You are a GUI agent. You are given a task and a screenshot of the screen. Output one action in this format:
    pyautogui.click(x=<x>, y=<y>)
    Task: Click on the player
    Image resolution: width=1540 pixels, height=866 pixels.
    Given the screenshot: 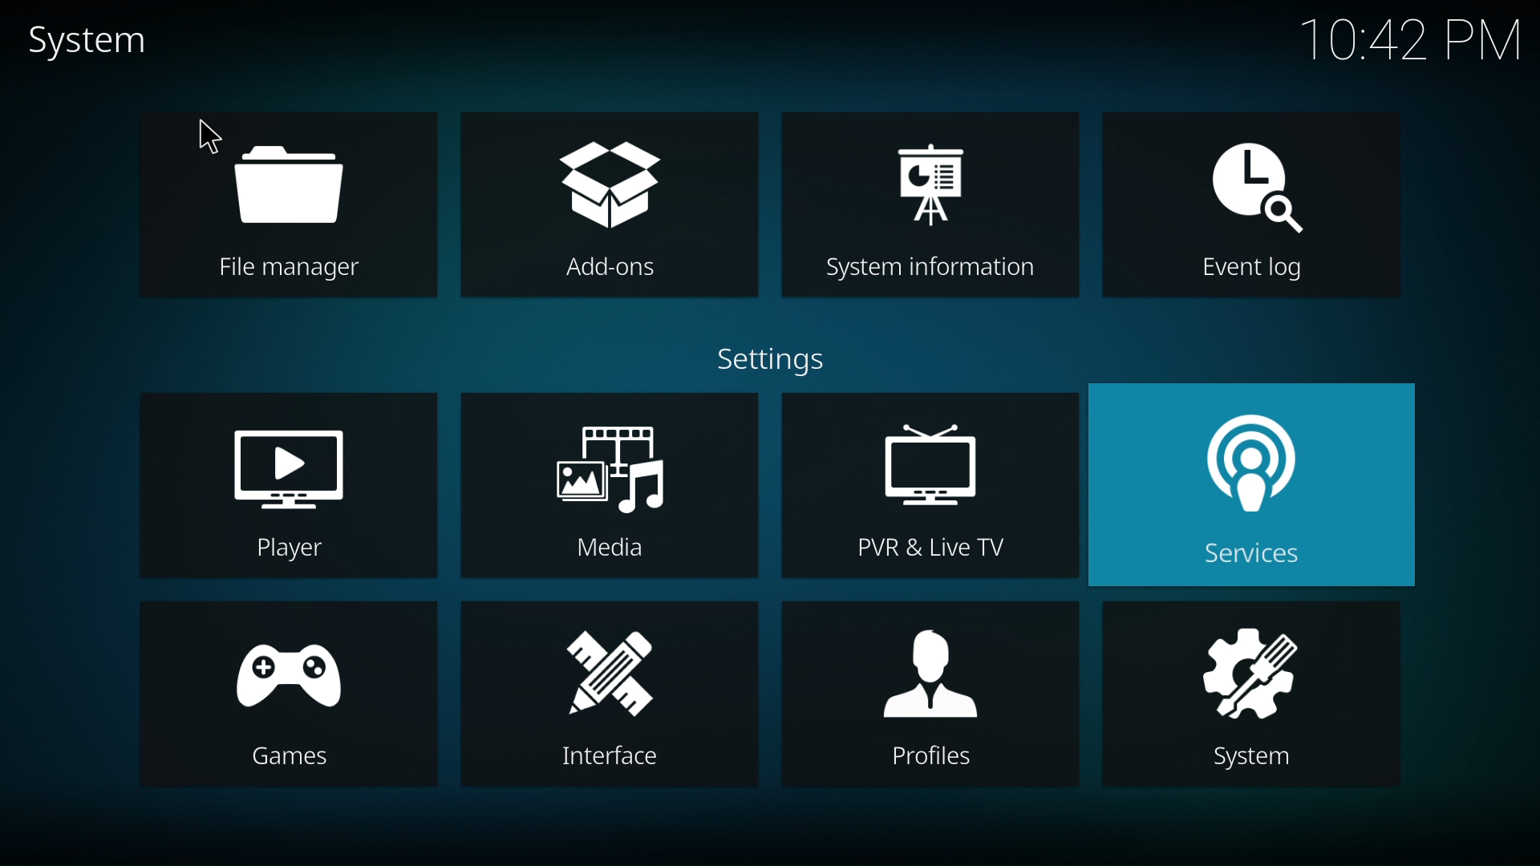 What is the action you would take?
    pyautogui.click(x=932, y=696)
    